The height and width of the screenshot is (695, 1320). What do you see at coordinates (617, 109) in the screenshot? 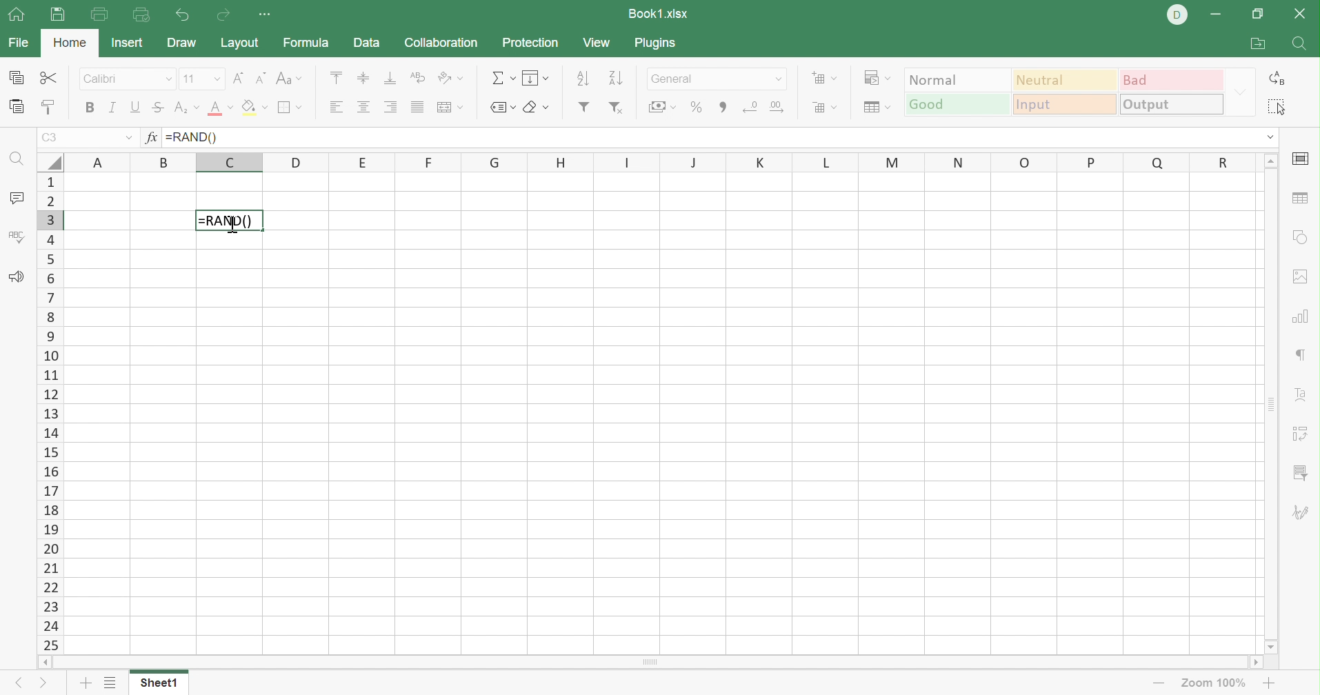
I see `Remove filter` at bounding box center [617, 109].